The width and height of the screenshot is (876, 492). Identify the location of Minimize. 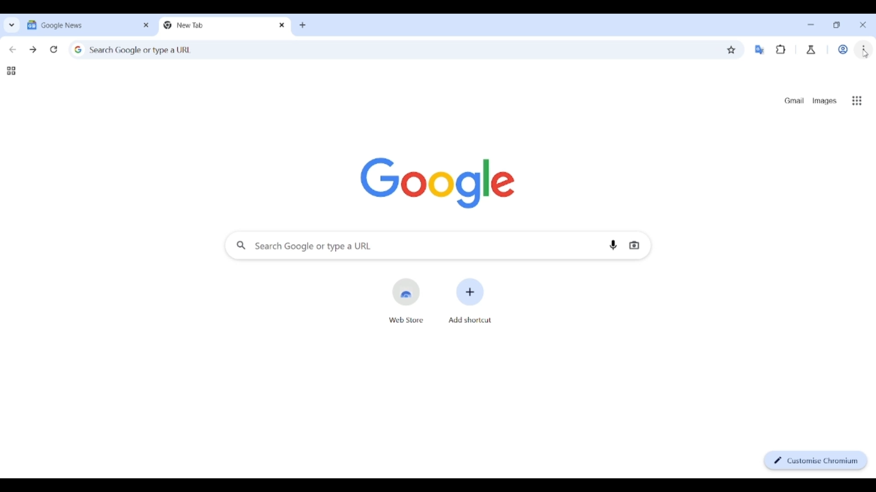
(811, 25).